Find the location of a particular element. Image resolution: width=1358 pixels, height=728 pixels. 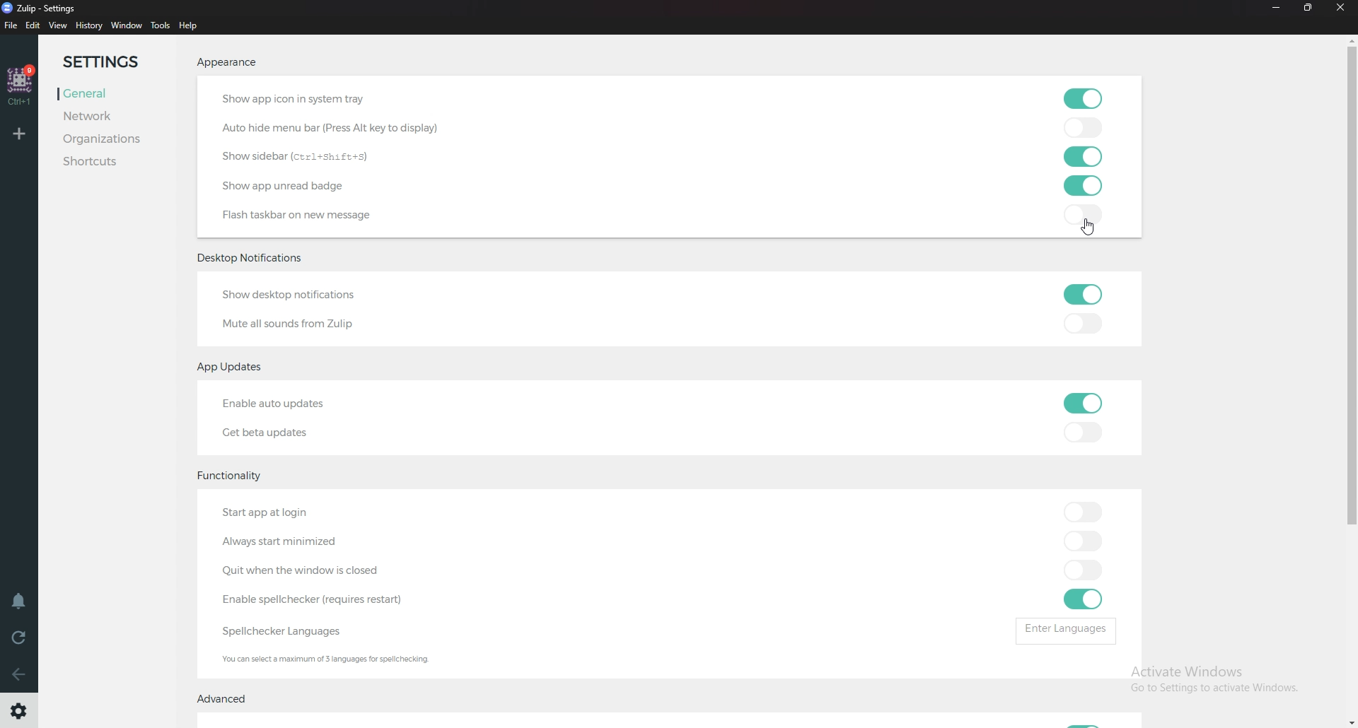

General is located at coordinates (108, 92).